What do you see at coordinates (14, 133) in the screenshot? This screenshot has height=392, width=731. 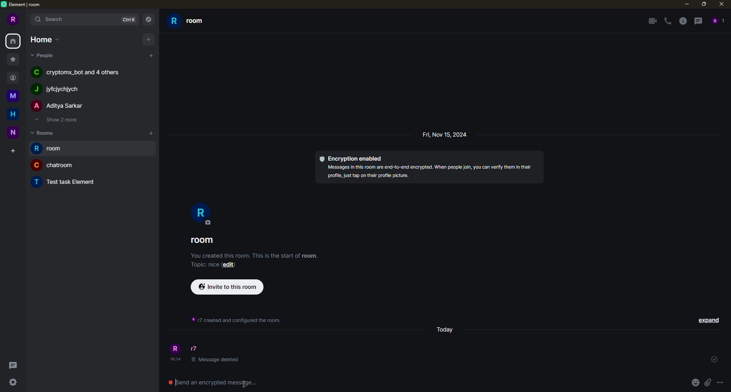 I see `space` at bounding box center [14, 133].